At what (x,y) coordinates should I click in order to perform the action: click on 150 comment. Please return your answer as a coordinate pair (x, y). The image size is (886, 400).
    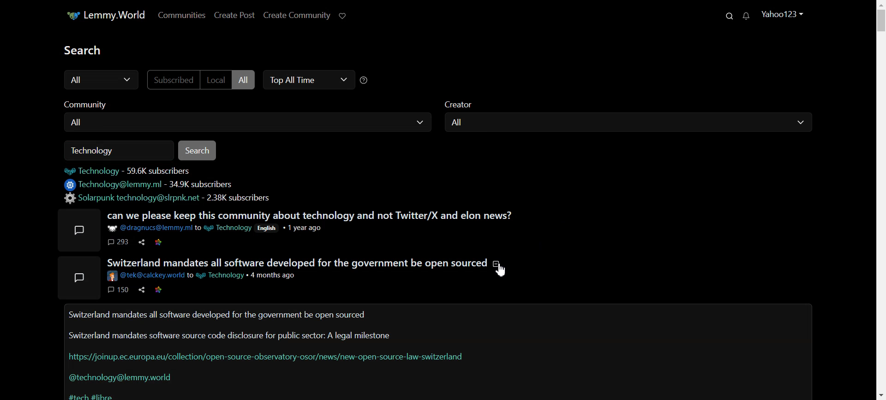
    Looking at the image, I should click on (118, 290).